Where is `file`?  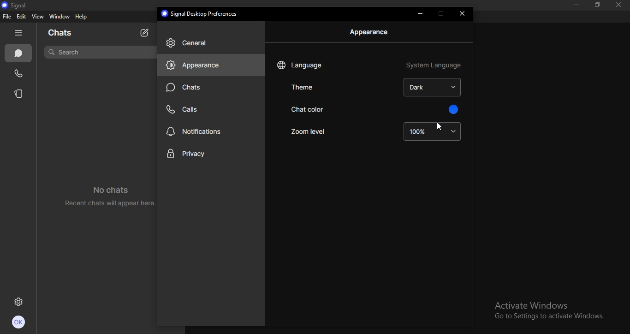 file is located at coordinates (7, 17).